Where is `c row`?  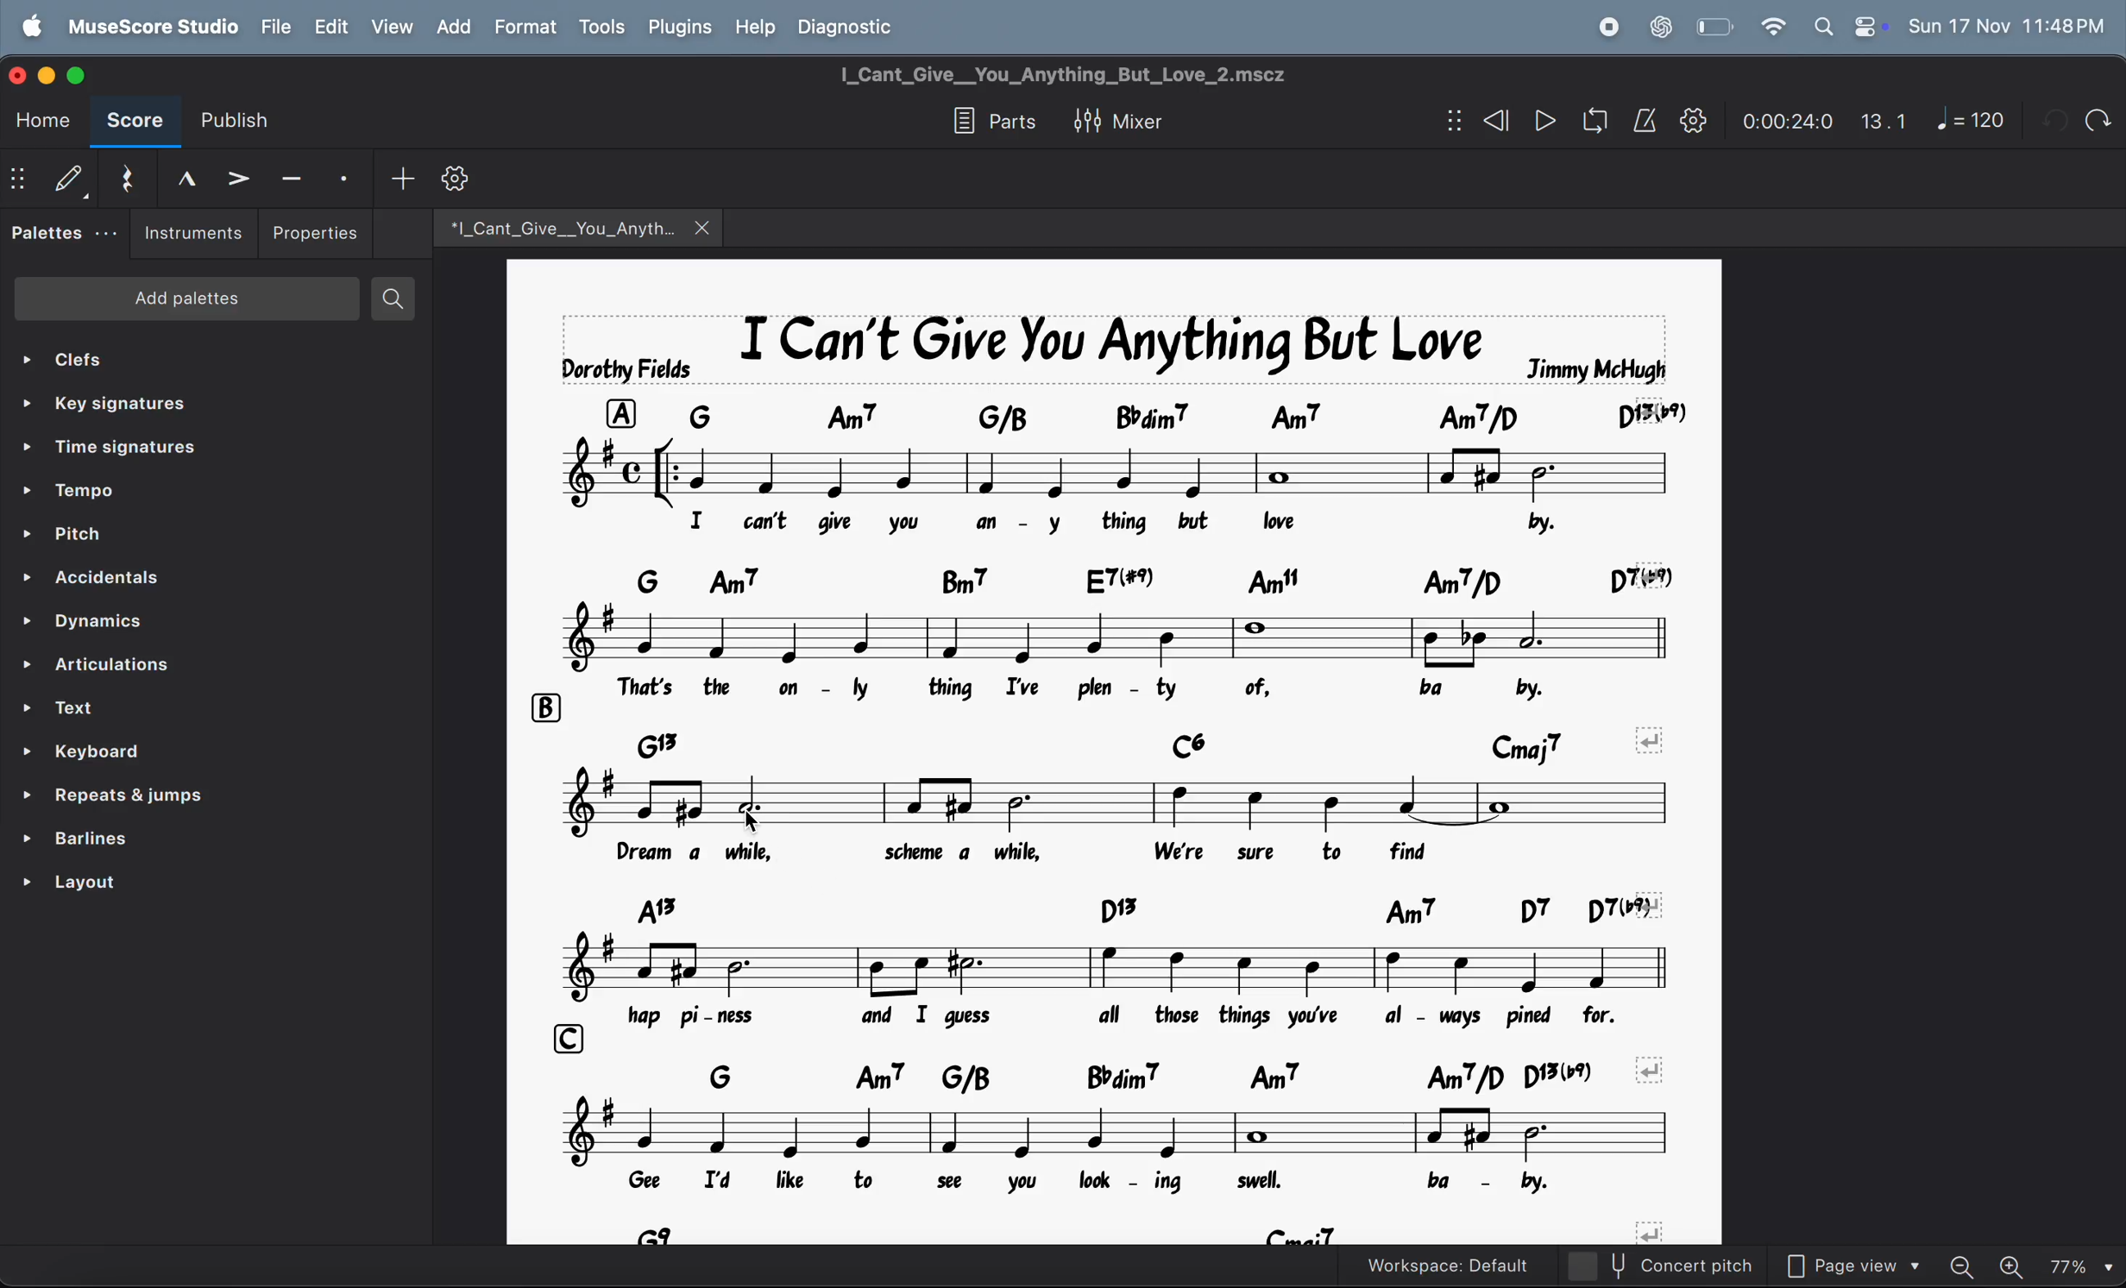
c row is located at coordinates (563, 1036).